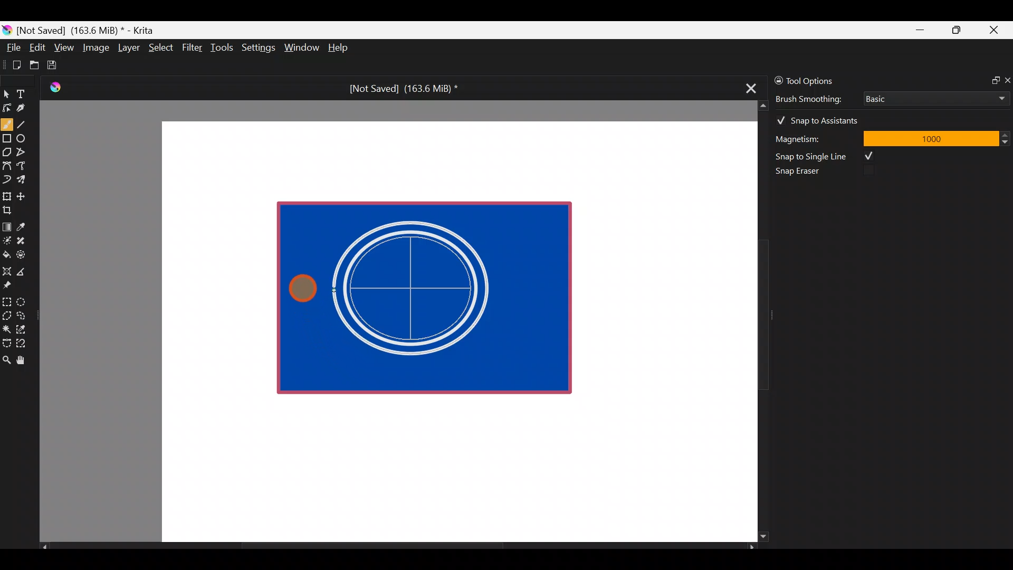 This screenshot has height=570, width=1013. I want to click on Snap to assistants, so click(823, 118).